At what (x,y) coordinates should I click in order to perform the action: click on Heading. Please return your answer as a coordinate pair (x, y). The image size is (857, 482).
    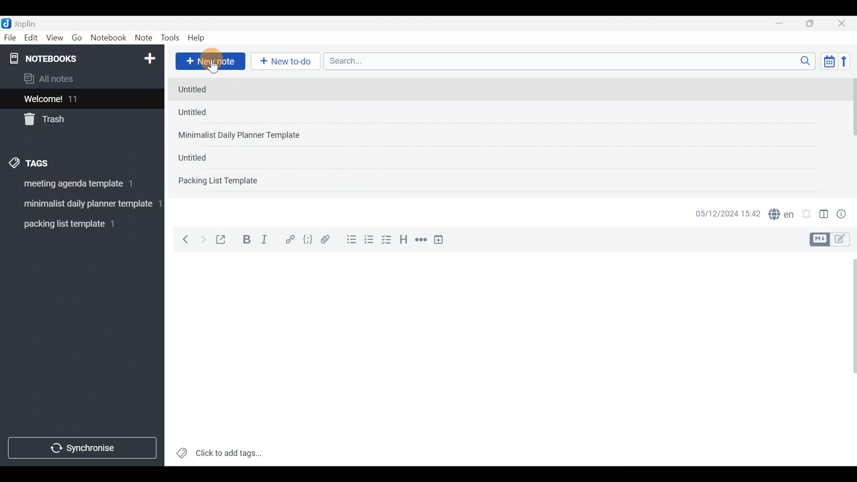
    Looking at the image, I should click on (404, 241).